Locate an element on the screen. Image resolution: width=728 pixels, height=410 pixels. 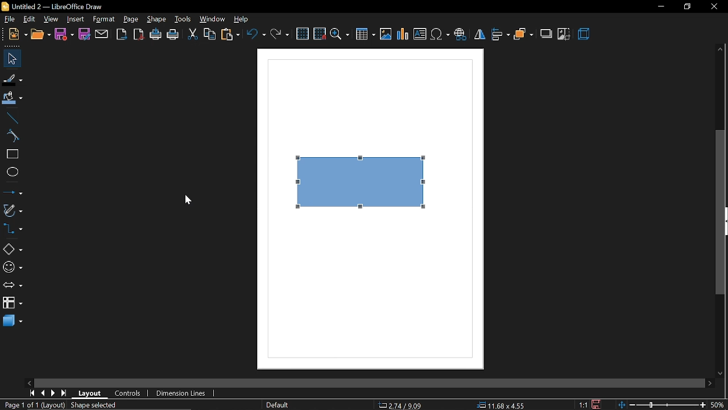
arrows is located at coordinates (13, 285).